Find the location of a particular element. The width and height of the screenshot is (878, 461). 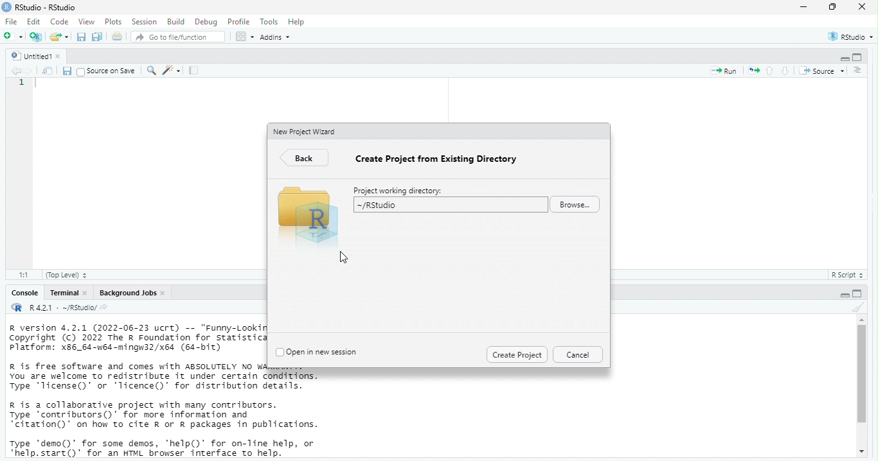

move down is located at coordinates (865, 451).